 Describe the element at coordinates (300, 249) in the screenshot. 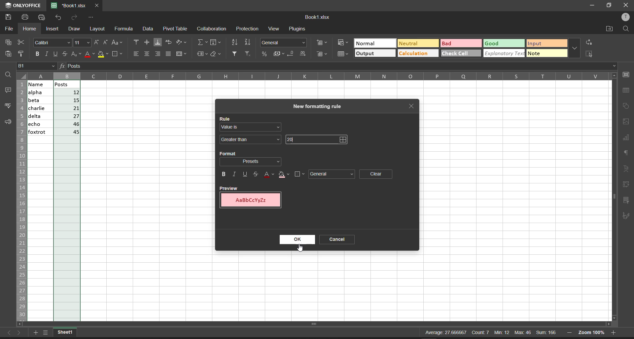

I see `cursor` at that location.